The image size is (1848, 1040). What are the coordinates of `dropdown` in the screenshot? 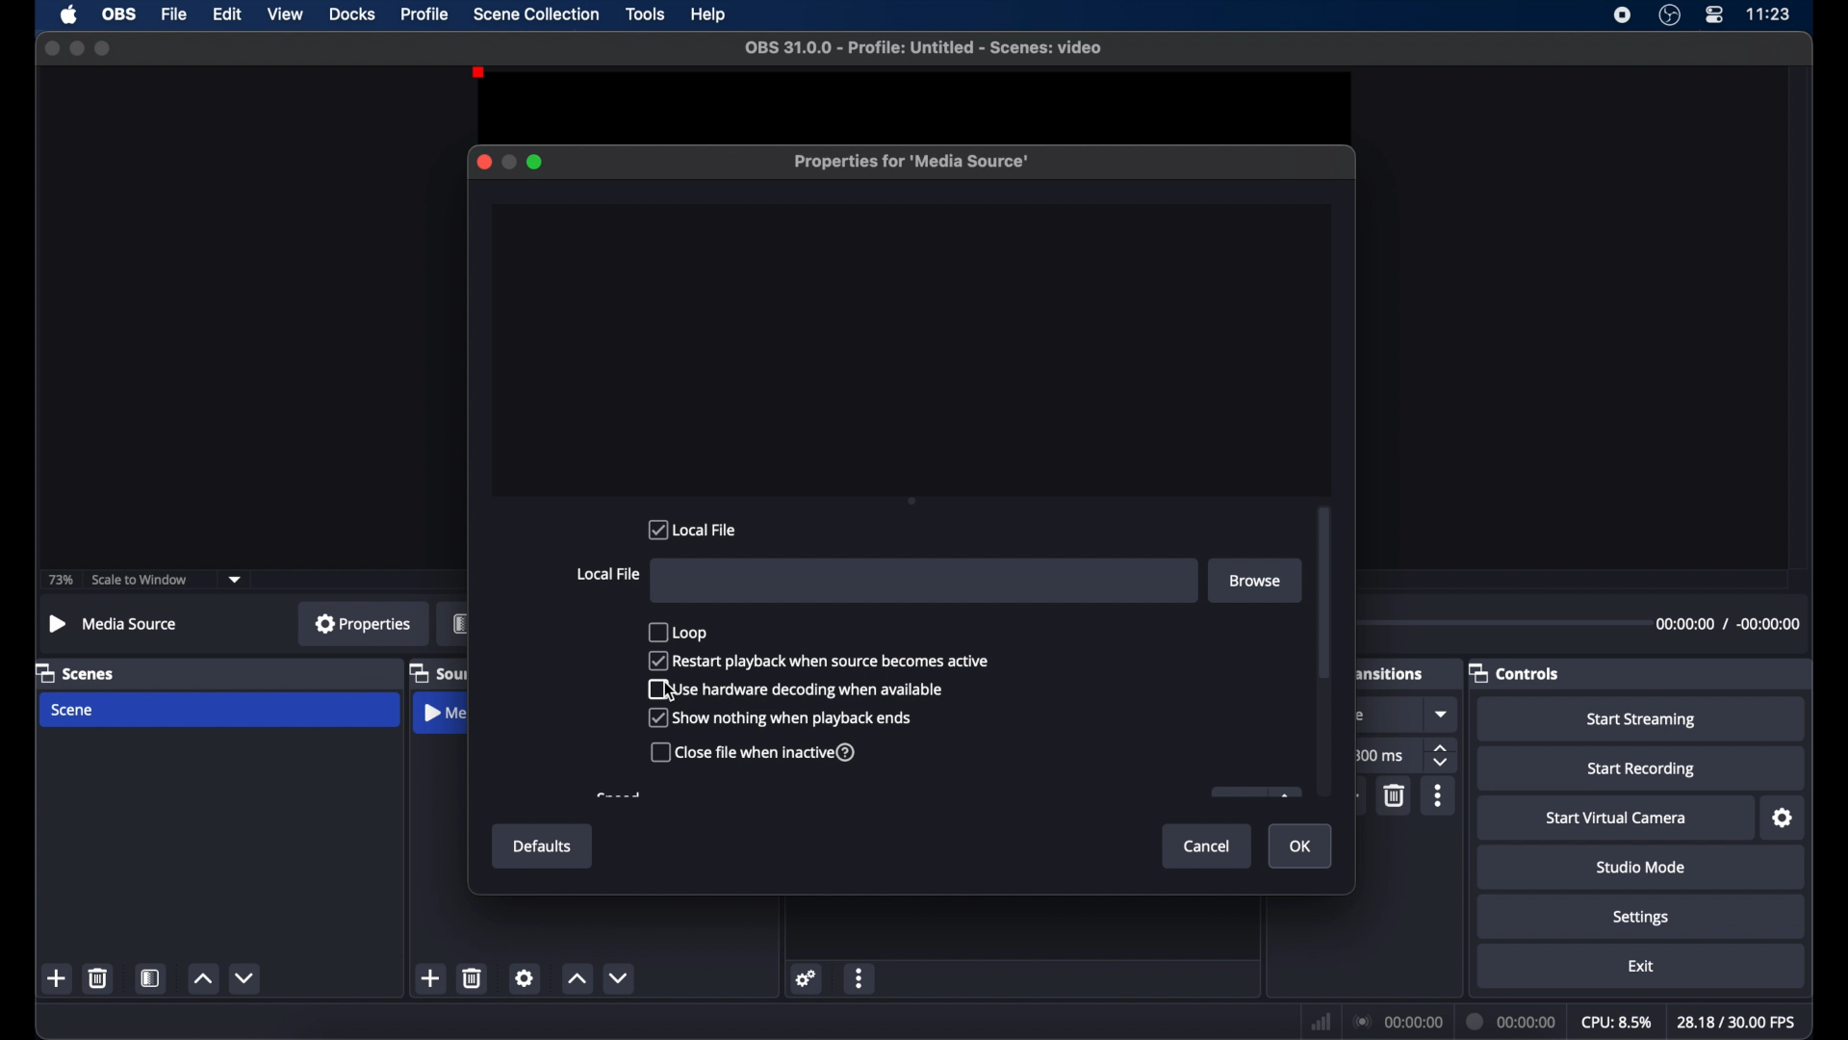 It's located at (235, 580).